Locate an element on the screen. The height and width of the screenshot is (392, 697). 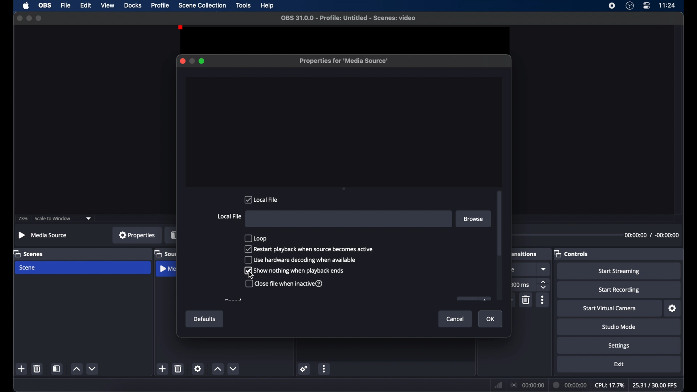
delete is located at coordinates (178, 368).